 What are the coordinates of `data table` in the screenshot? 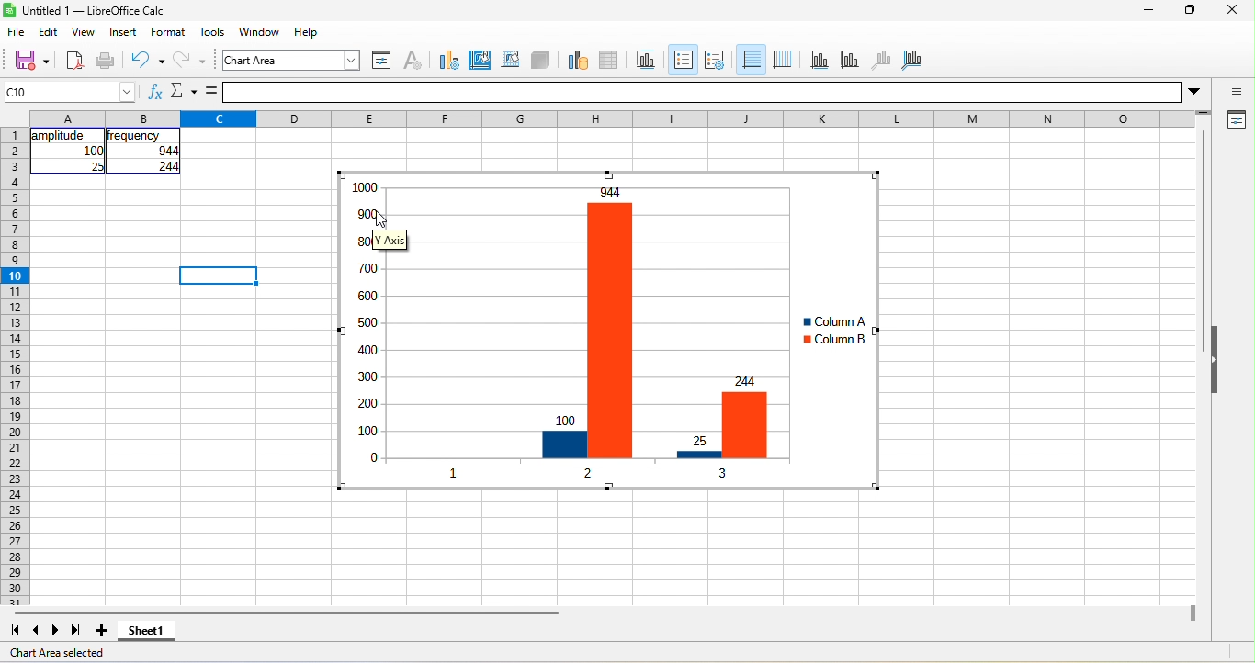 It's located at (616, 58).